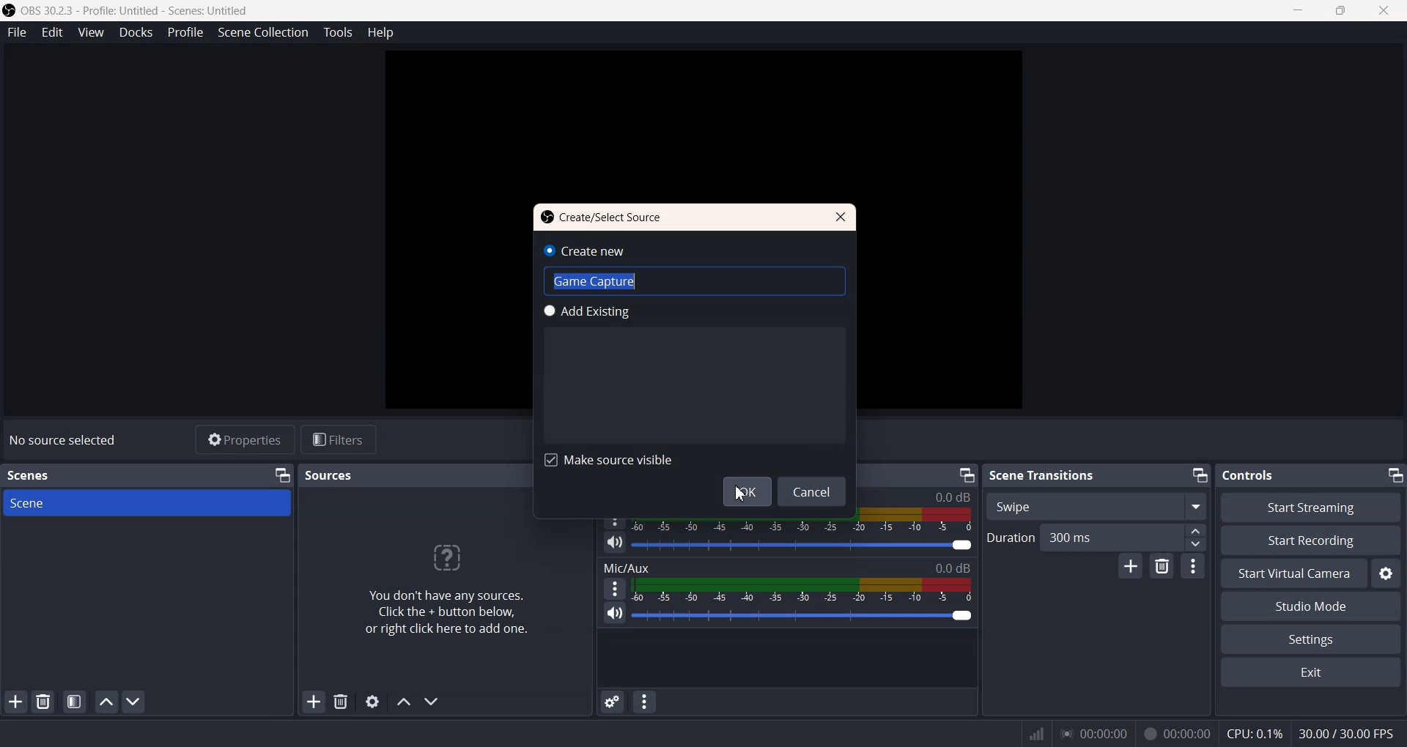 The image size is (1407, 747). I want to click on Move Scene Up, so click(106, 702).